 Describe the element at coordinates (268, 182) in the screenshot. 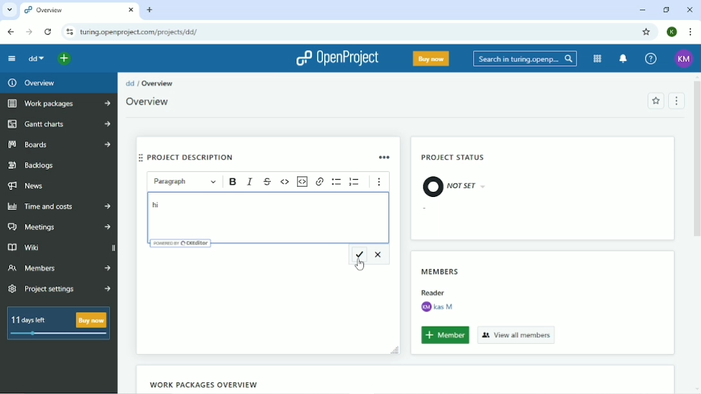

I see `Strikethrough` at that location.